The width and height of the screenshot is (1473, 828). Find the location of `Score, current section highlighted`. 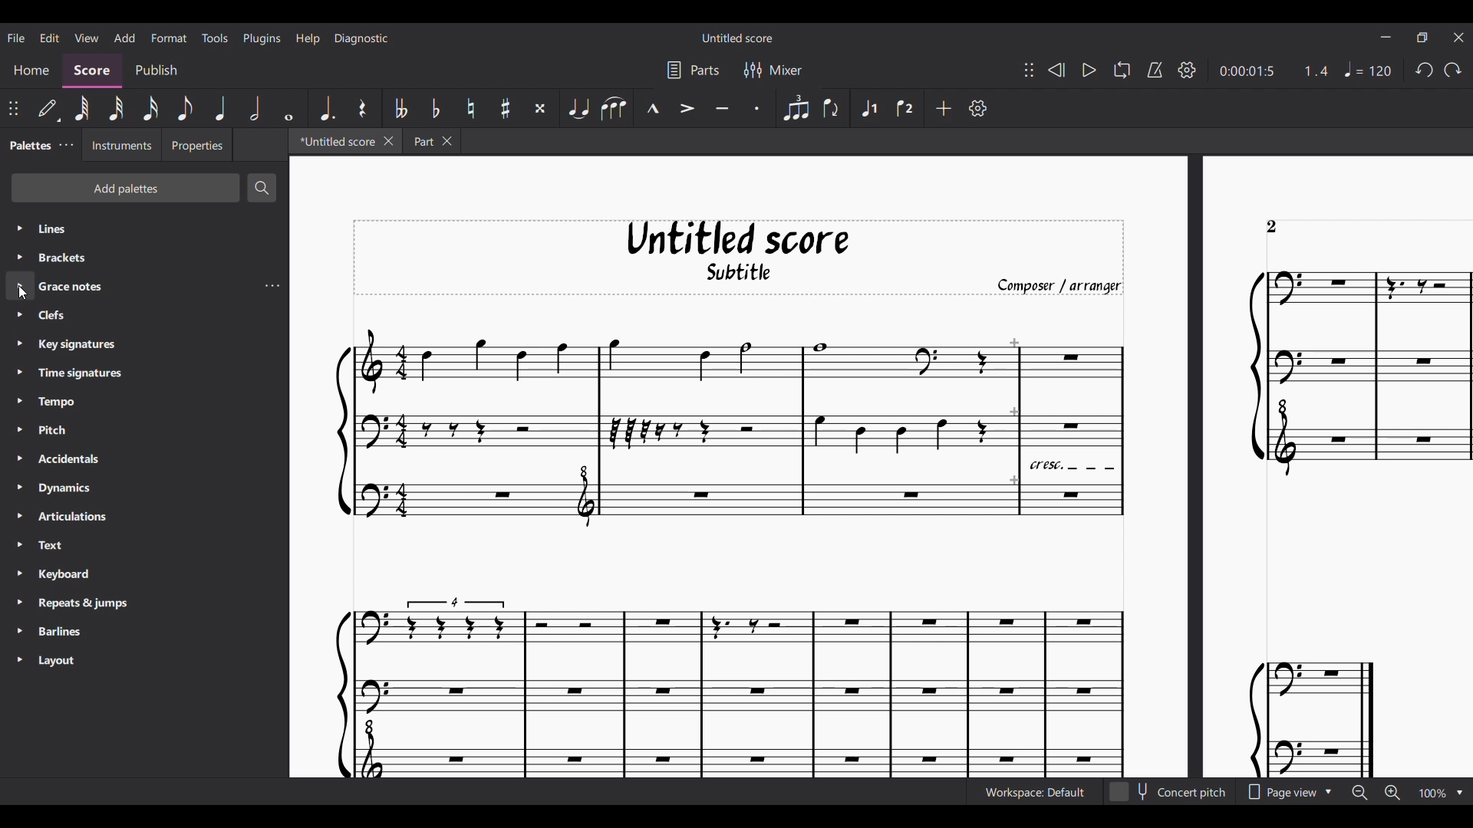

Score, current section highlighted is located at coordinates (91, 71).